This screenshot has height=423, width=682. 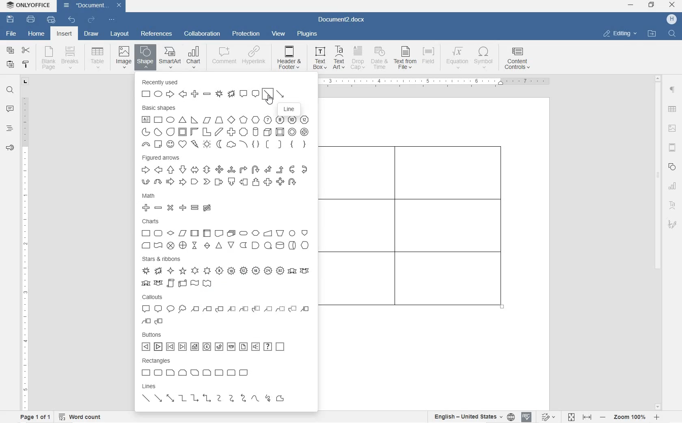 What do you see at coordinates (156, 34) in the screenshot?
I see `references` at bounding box center [156, 34].